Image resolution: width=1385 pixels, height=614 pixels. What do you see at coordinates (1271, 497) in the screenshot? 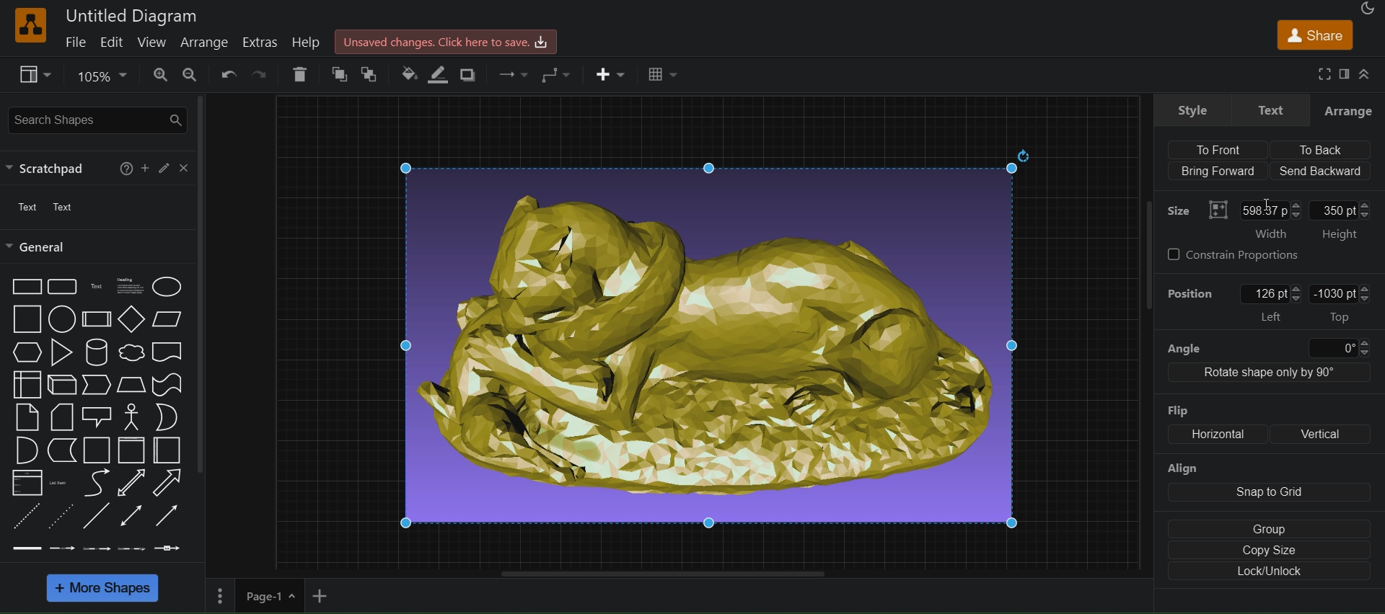
I see `align: snap to grid` at bounding box center [1271, 497].